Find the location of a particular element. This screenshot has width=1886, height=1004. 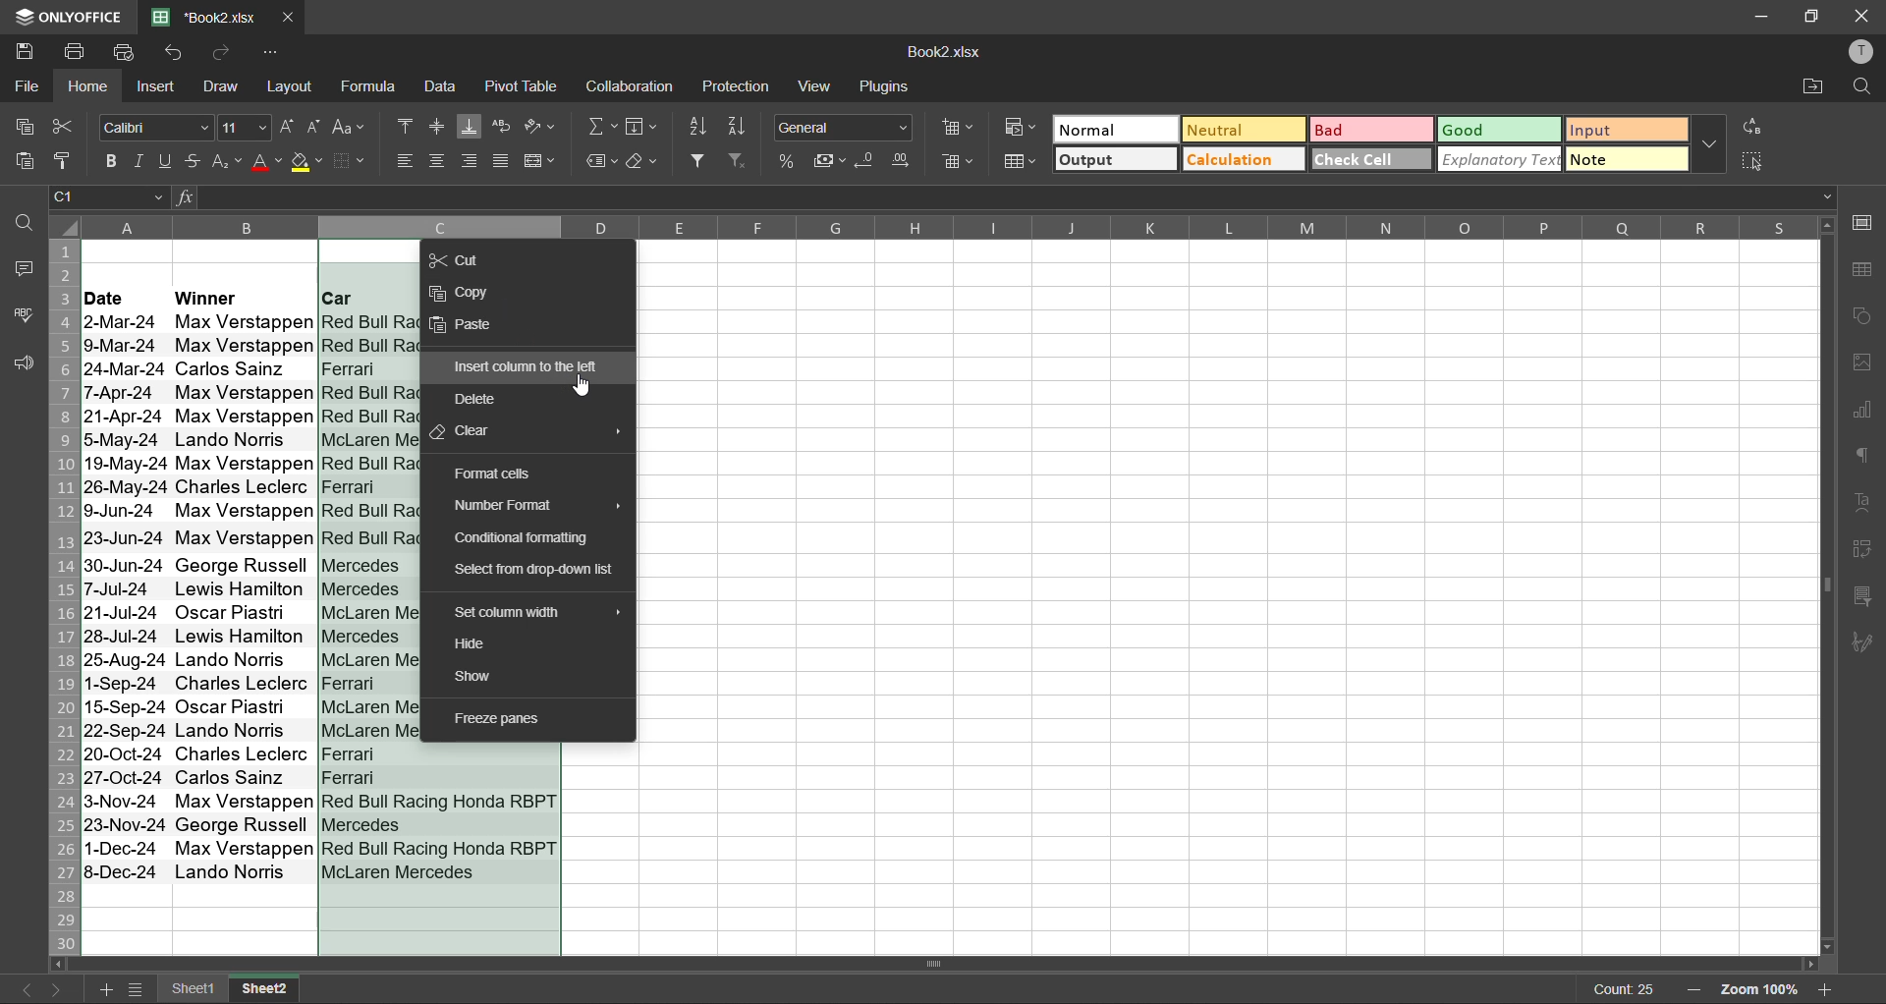

slicer is located at coordinates (1866, 596).